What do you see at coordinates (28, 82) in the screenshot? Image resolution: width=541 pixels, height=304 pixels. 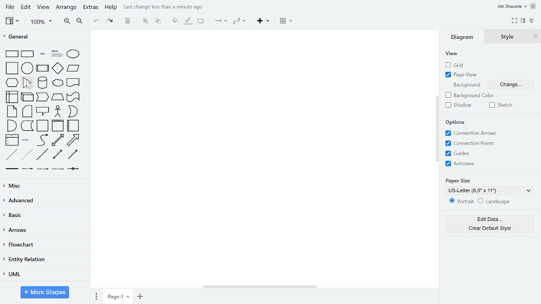 I see `triangle` at bounding box center [28, 82].